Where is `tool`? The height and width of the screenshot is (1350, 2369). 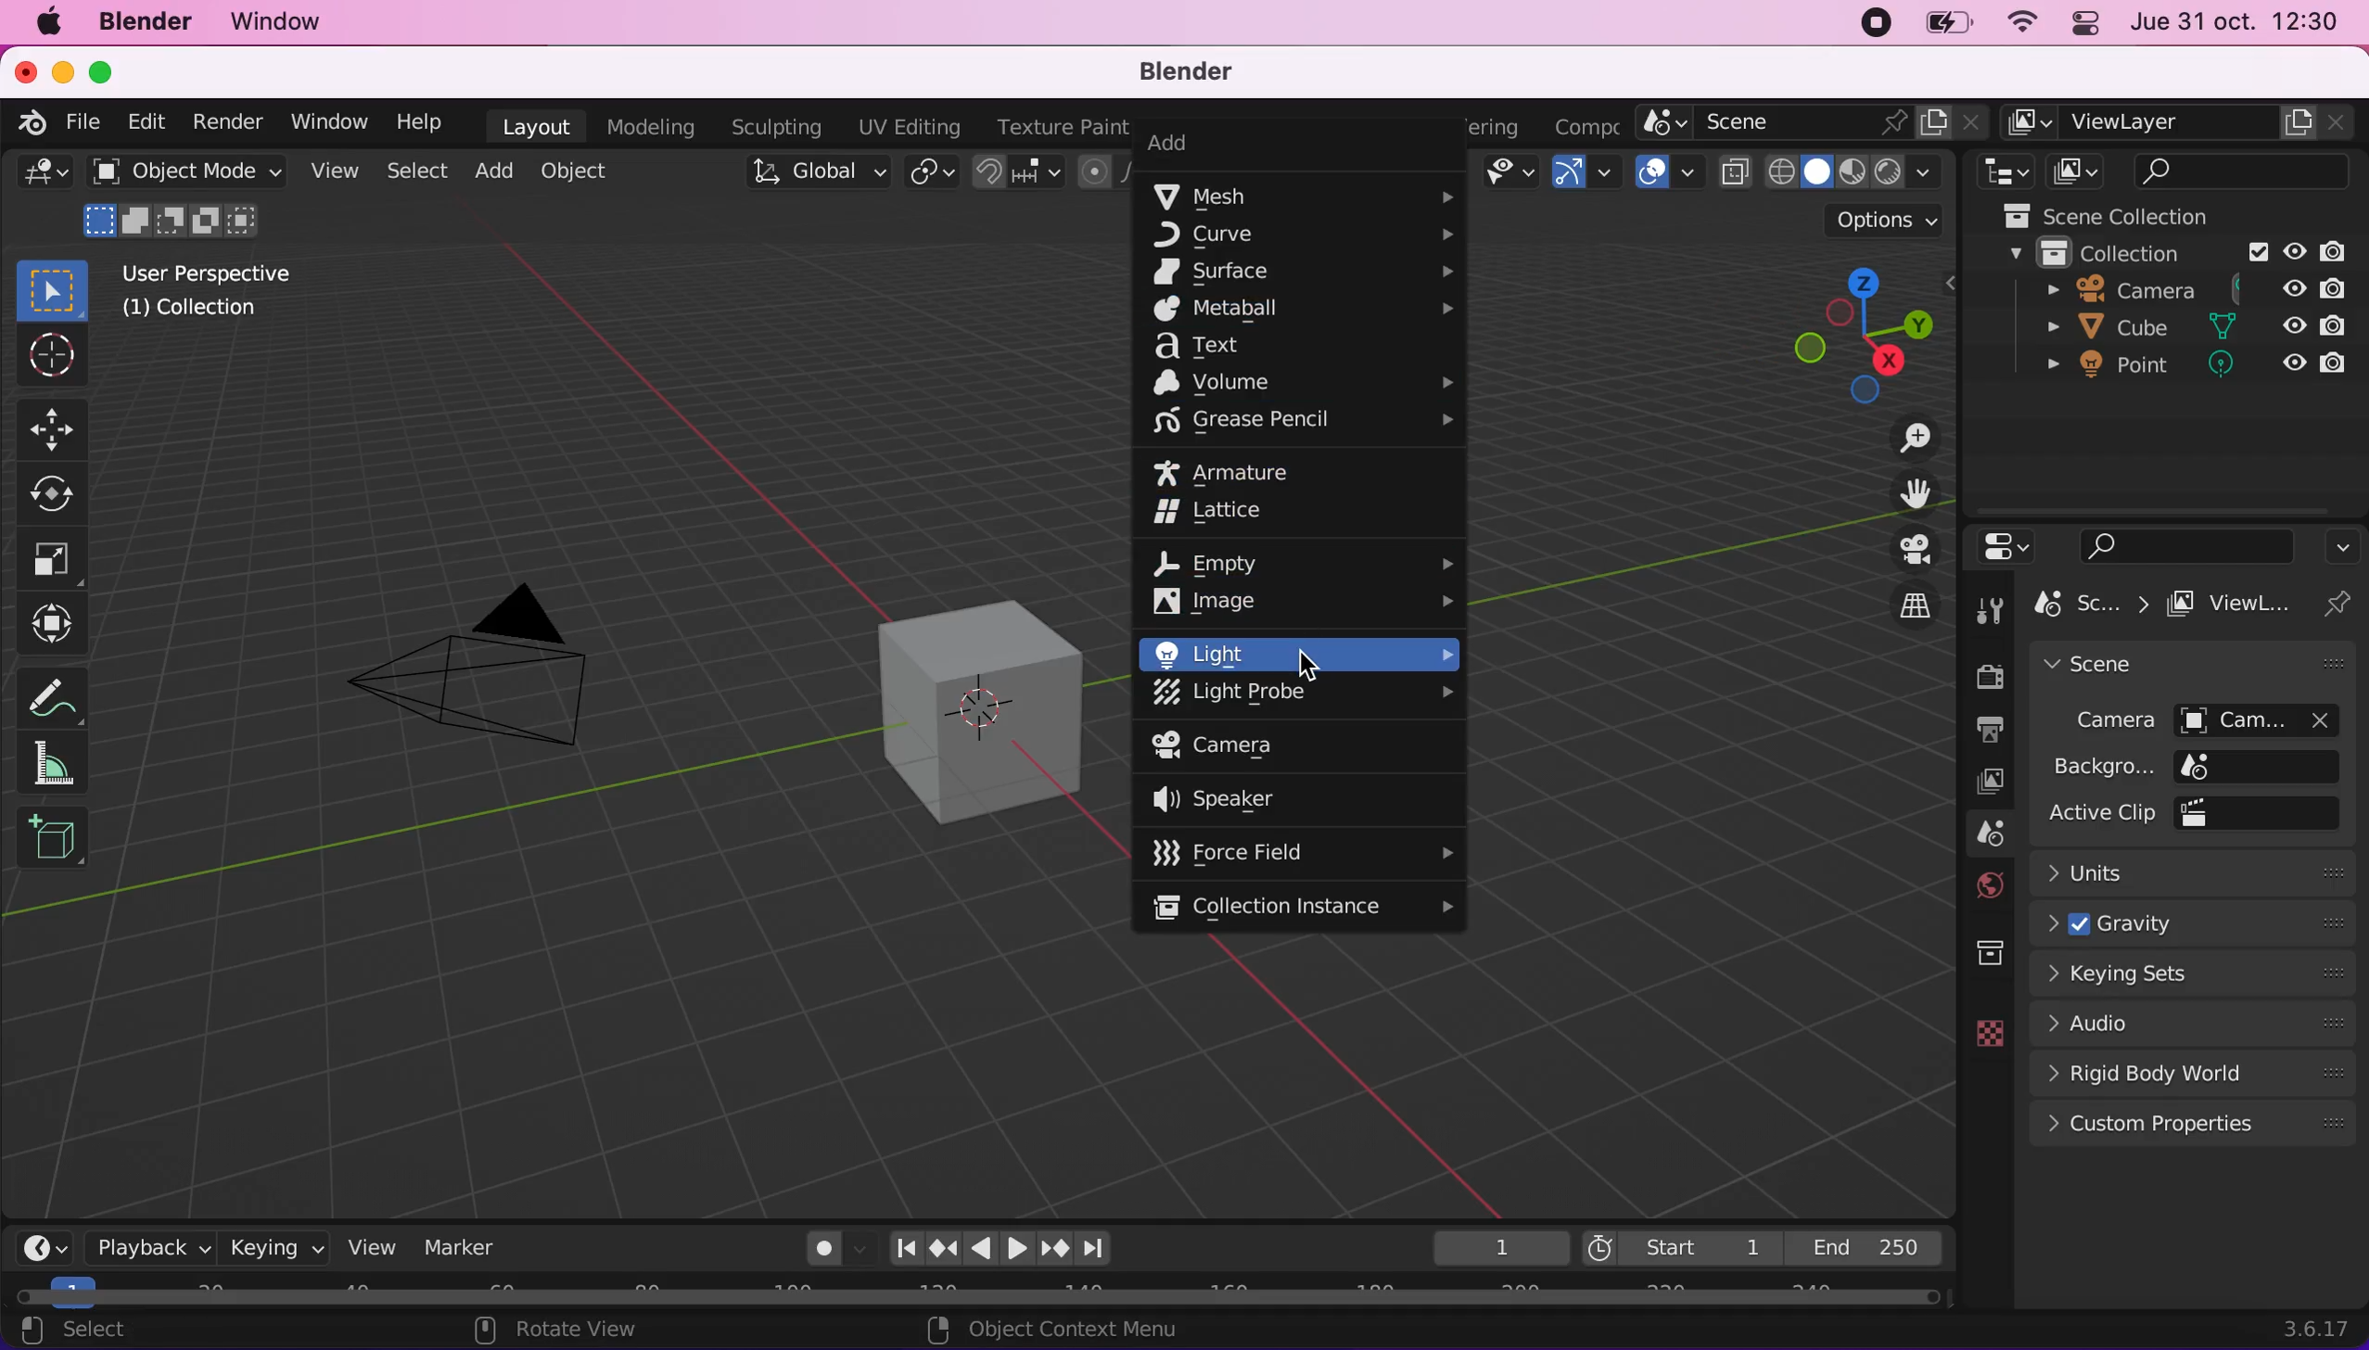 tool is located at coordinates (1988, 611).